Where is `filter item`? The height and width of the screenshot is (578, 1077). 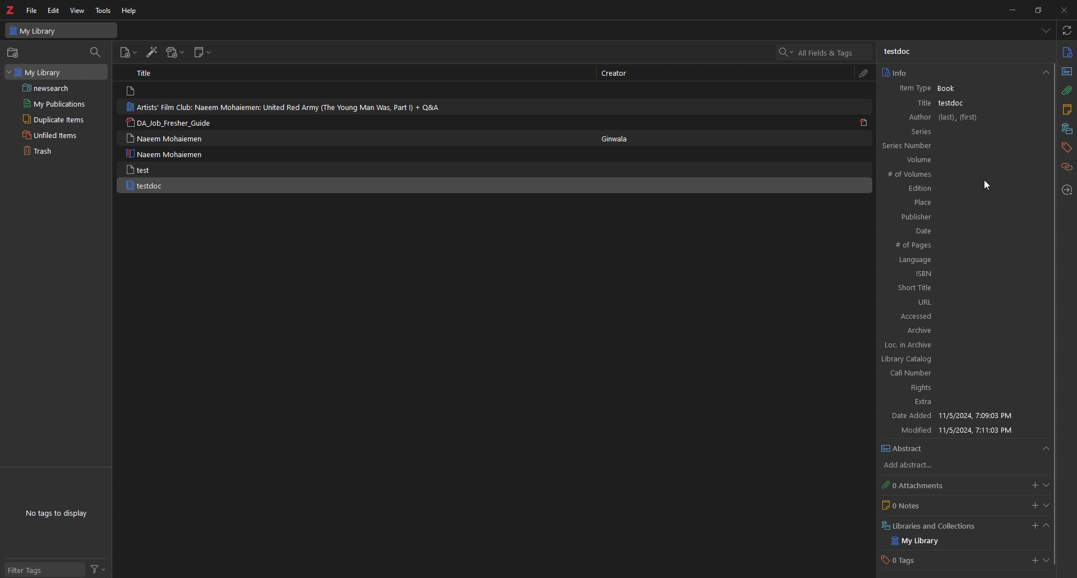
filter item is located at coordinates (96, 53).